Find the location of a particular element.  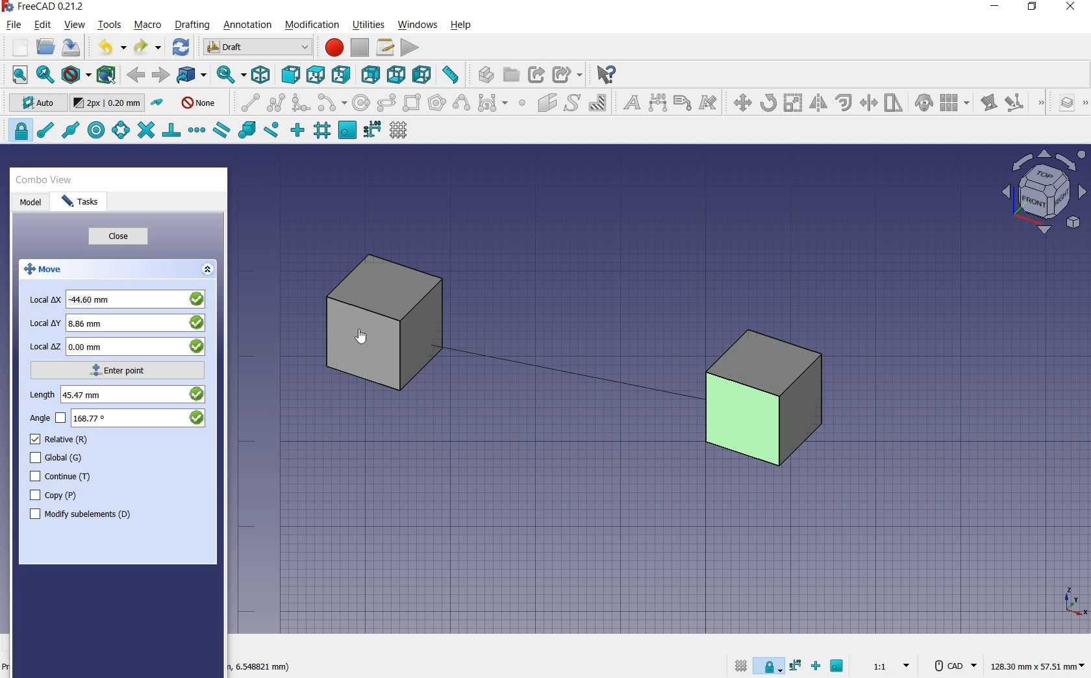

fit selection is located at coordinates (44, 74).